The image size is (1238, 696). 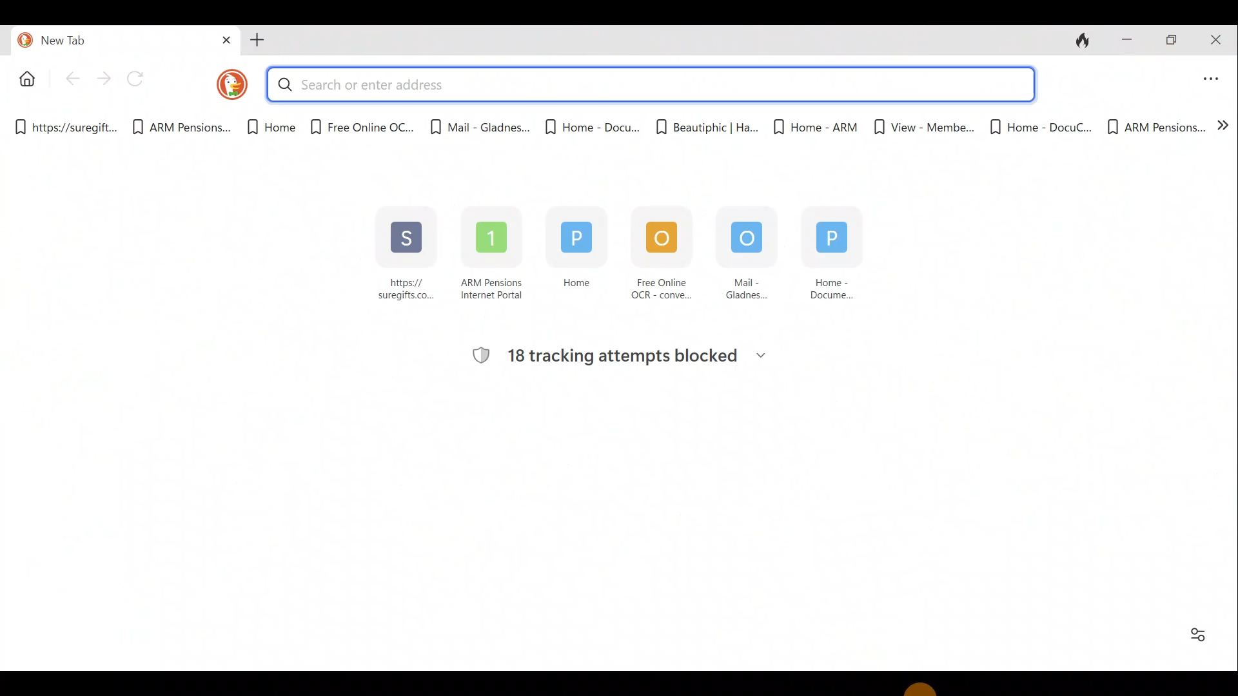 What do you see at coordinates (479, 349) in the screenshot?
I see `tracking logo` at bounding box center [479, 349].